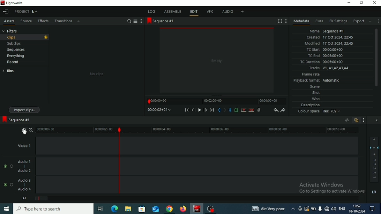 This screenshot has height=214, width=381. I want to click on FX Settings, so click(338, 21).